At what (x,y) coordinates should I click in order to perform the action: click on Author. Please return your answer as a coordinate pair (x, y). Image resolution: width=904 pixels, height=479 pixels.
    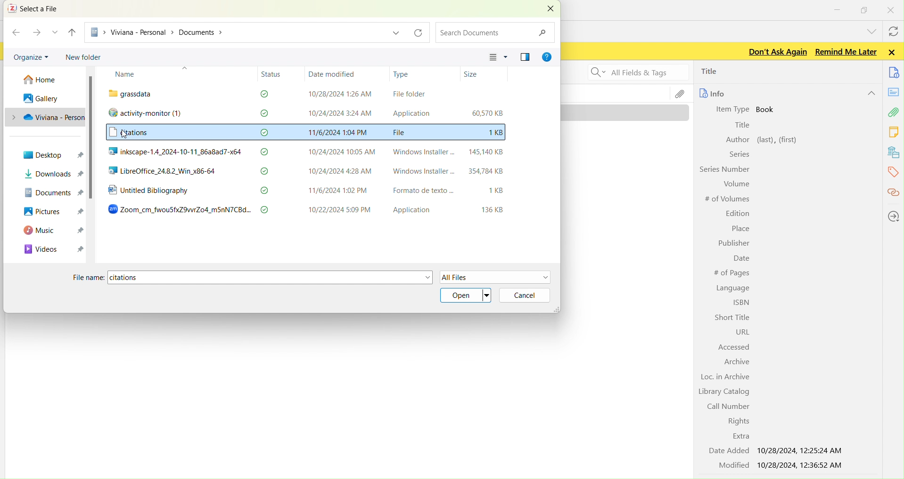
    Looking at the image, I should click on (737, 140).